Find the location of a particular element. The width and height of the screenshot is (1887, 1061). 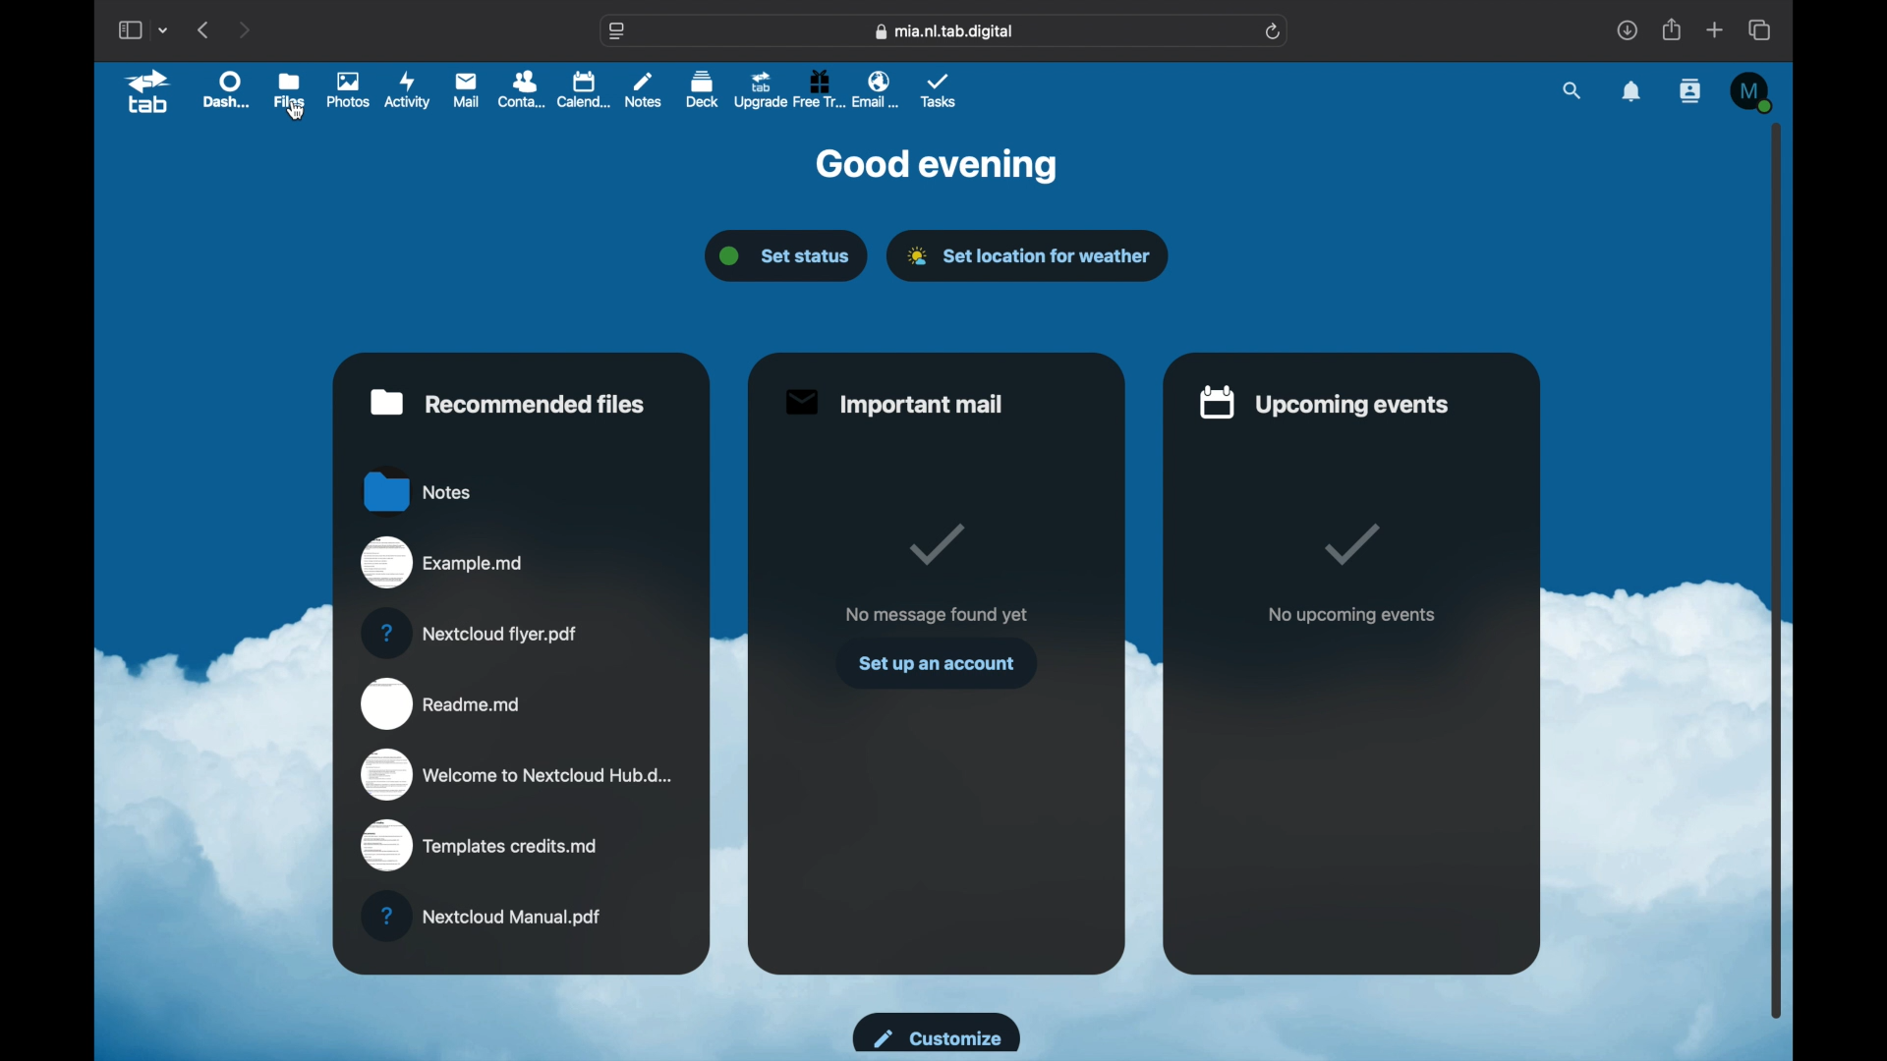

welcome  is located at coordinates (518, 775).